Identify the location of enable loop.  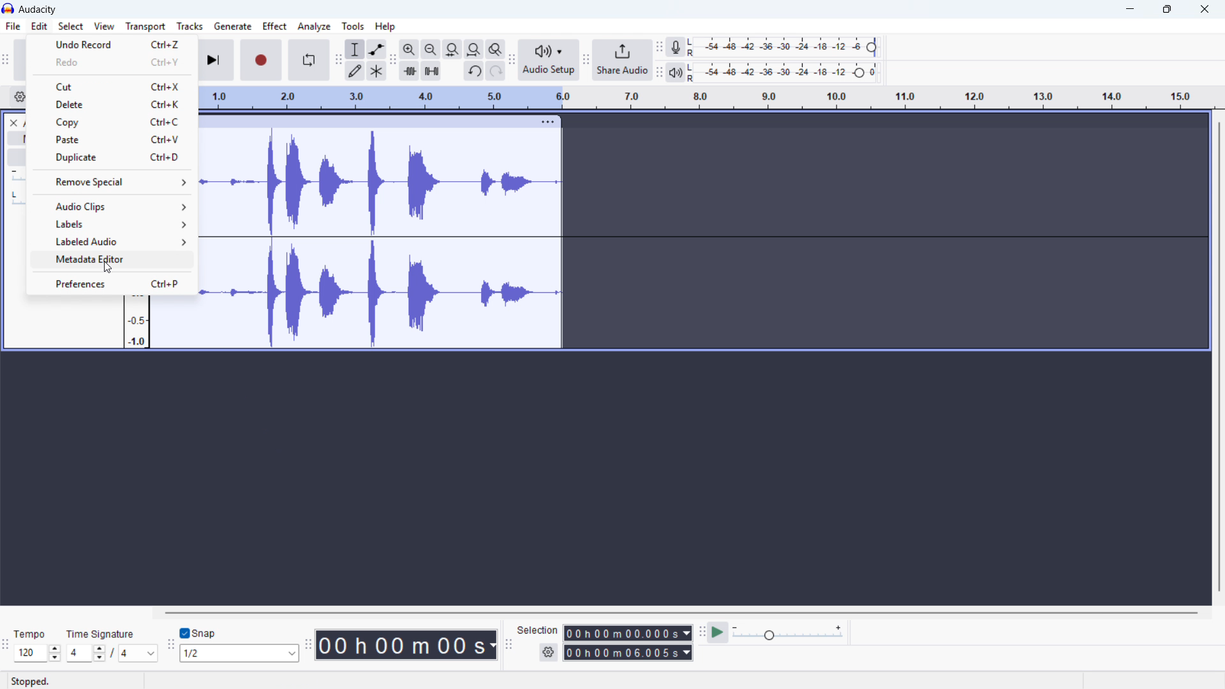
(310, 60).